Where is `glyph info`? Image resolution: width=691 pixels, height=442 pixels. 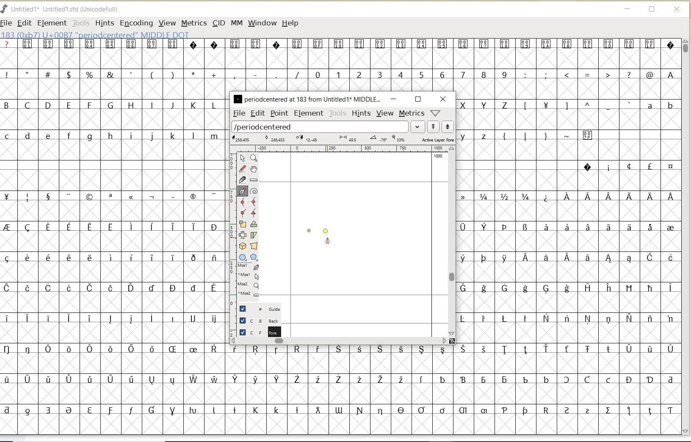
glyph info is located at coordinates (96, 34).